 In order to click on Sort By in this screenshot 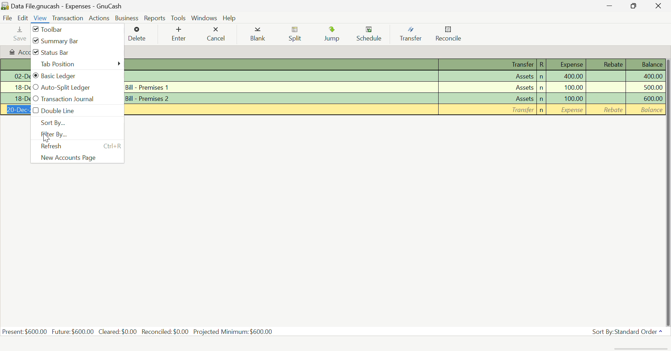, I will do `click(77, 123)`.